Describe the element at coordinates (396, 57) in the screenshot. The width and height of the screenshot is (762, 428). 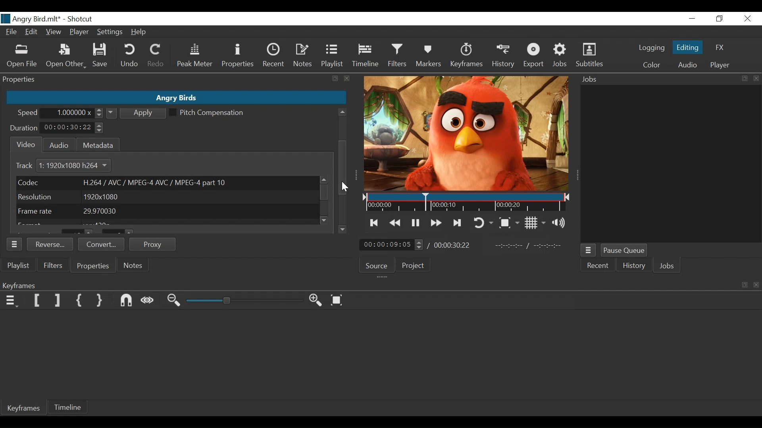
I see `Filters` at that location.